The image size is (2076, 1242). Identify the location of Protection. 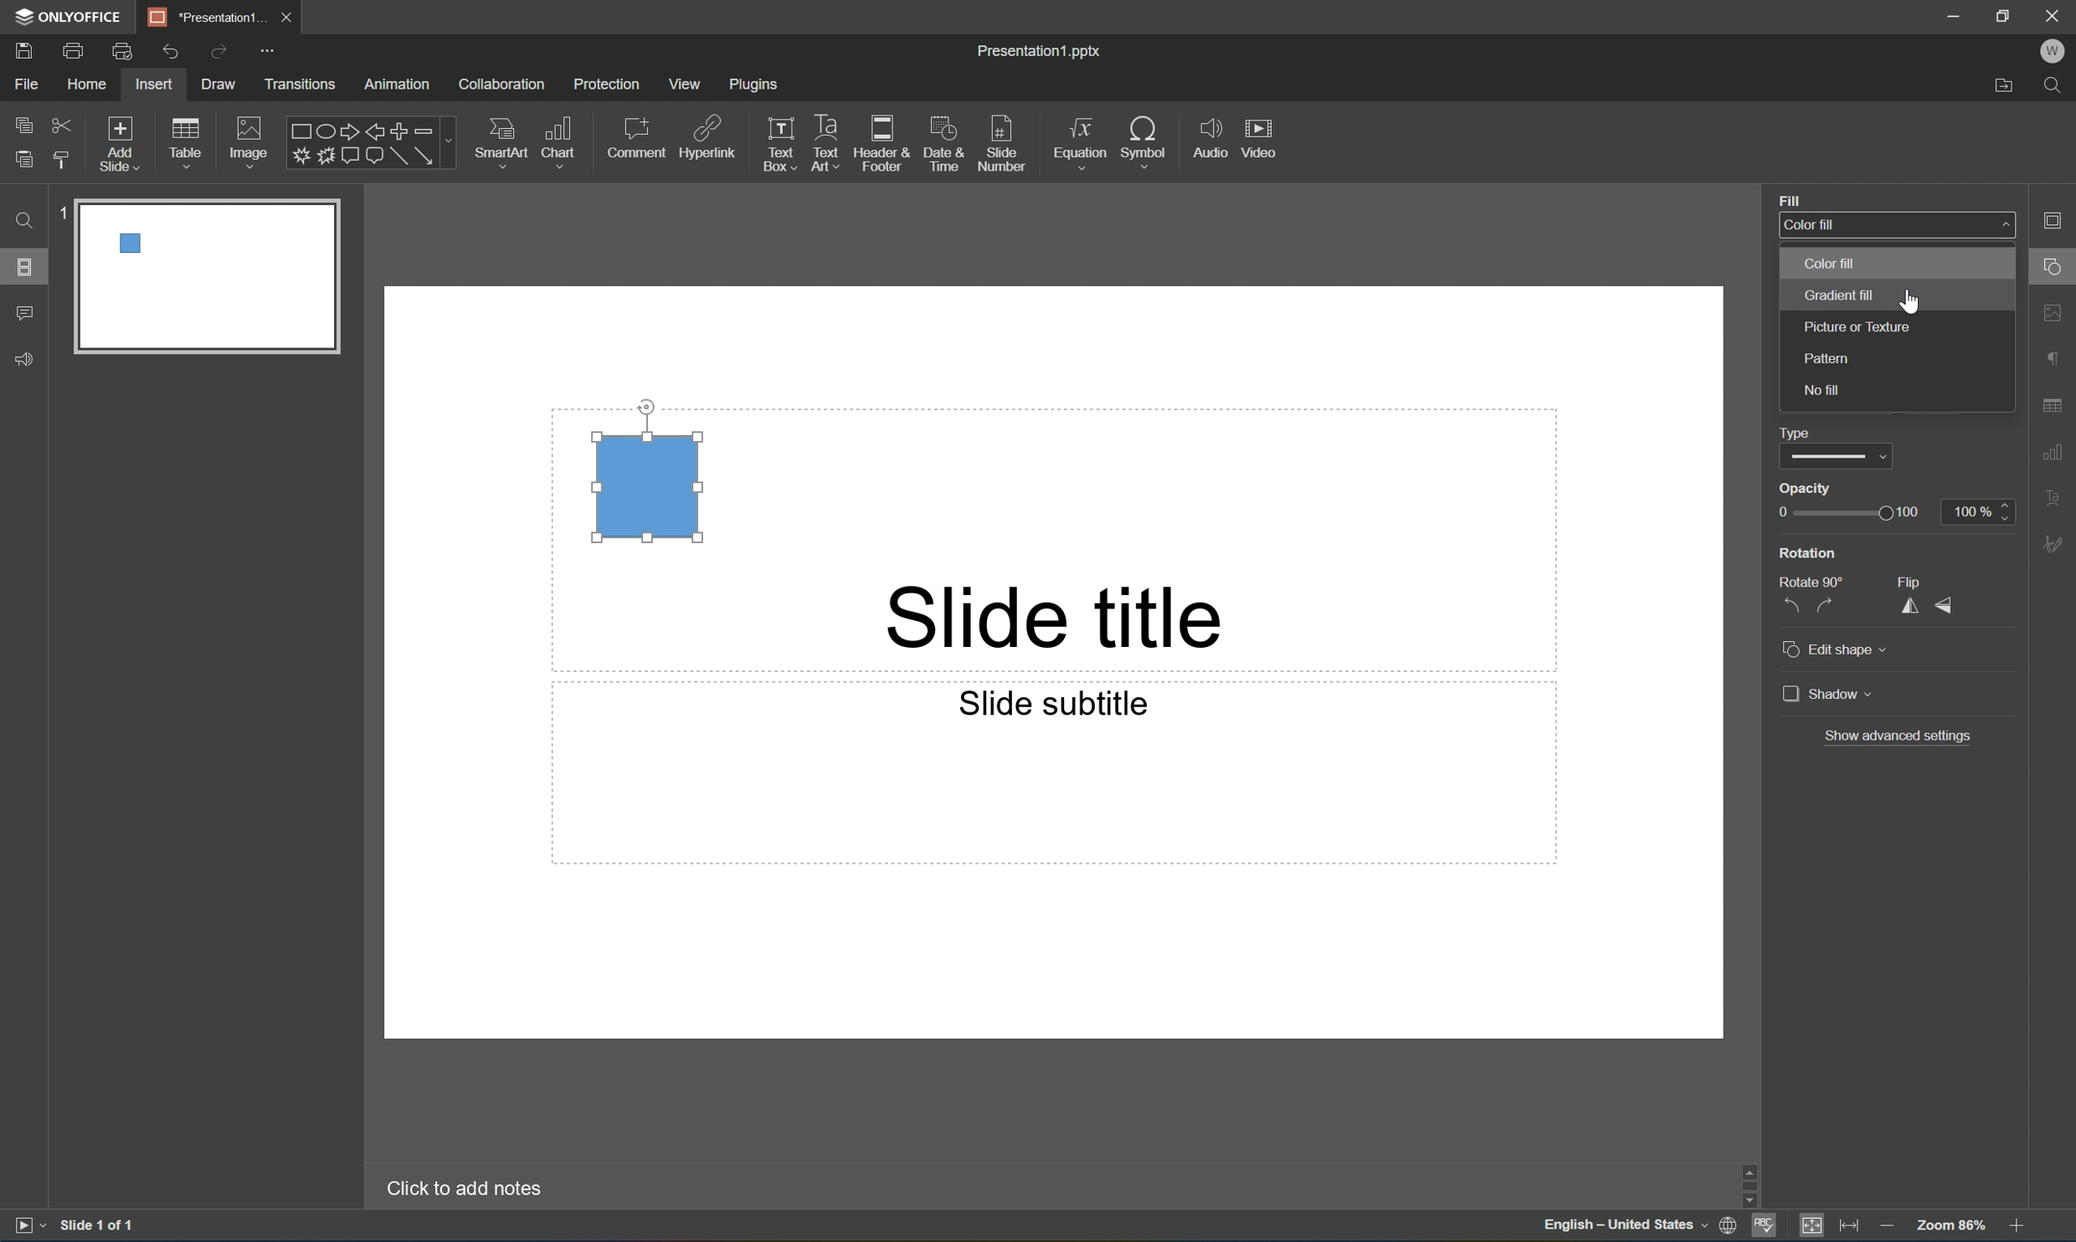
(606, 85).